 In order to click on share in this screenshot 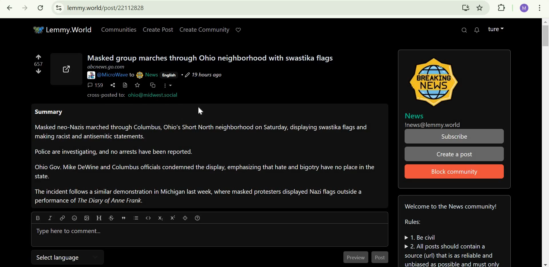, I will do `click(113, 85)`.